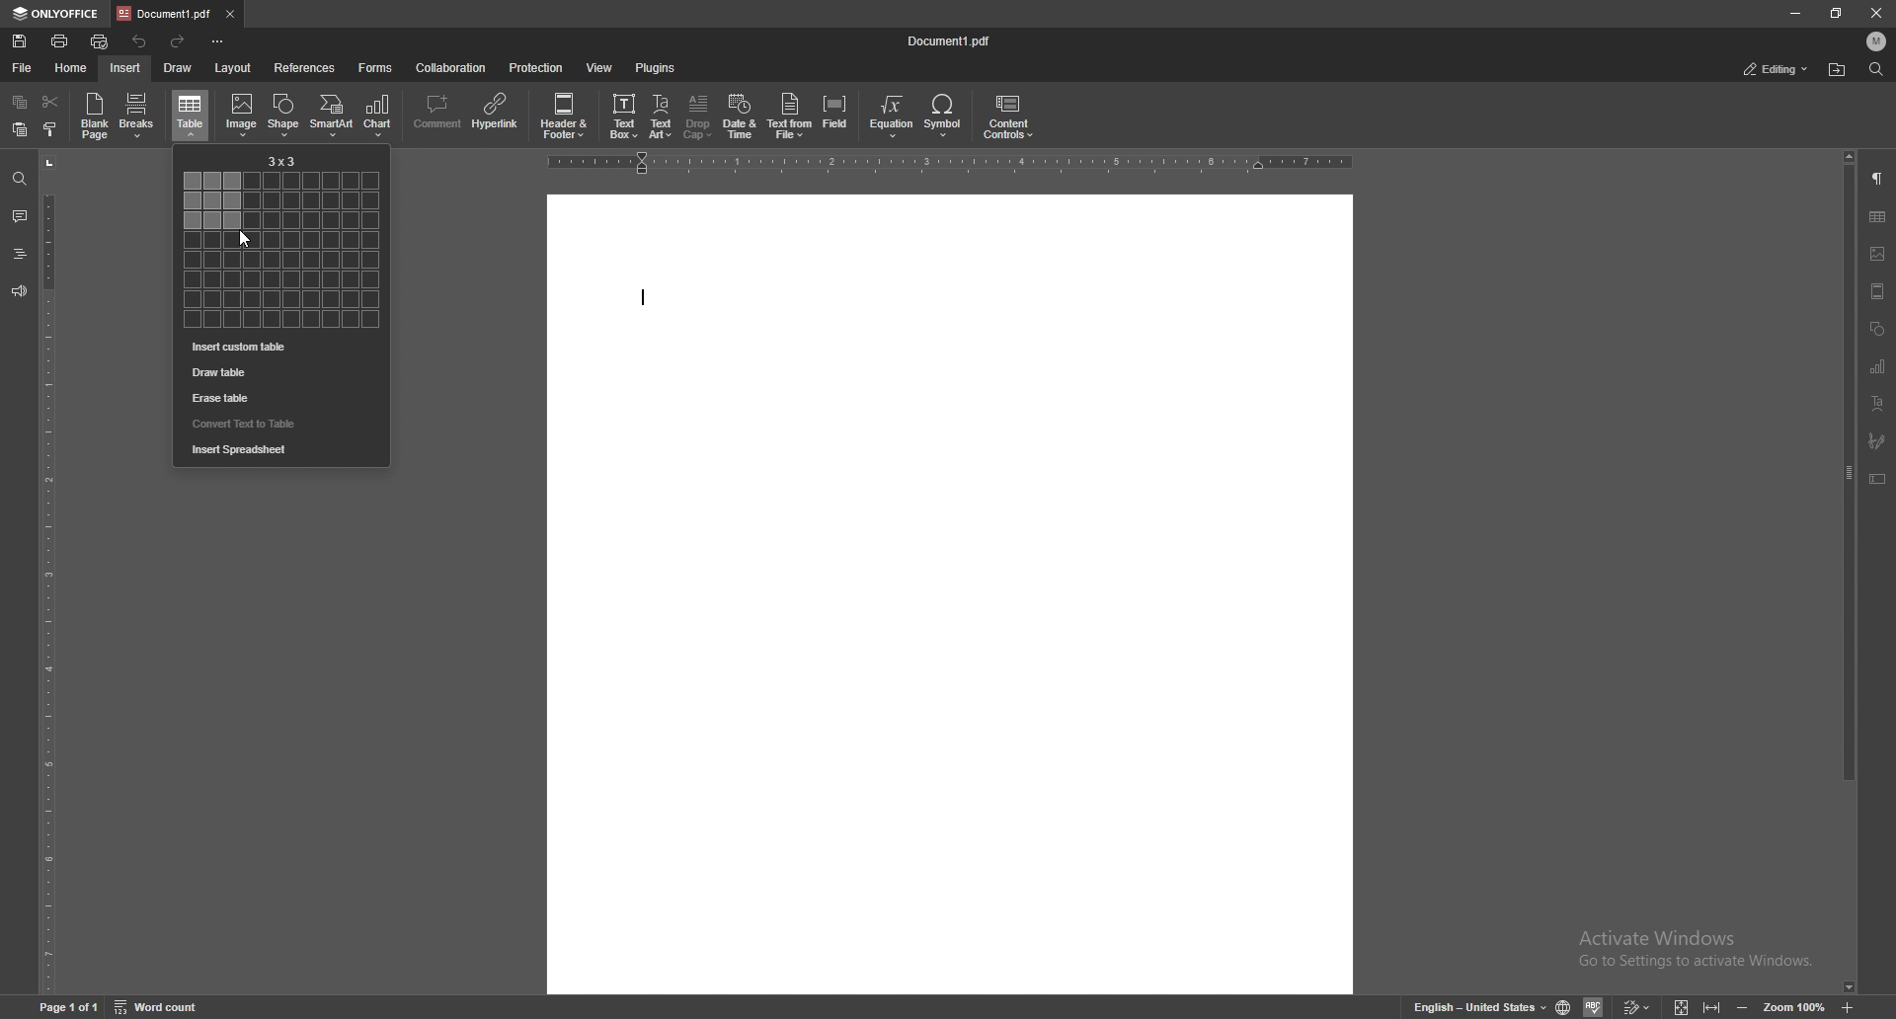 The width and height of the screenshot is (1896, 1019). What do you see at coordinates (22, 41) in the screenshot?
I see `save` at bounding box center [22, 41].